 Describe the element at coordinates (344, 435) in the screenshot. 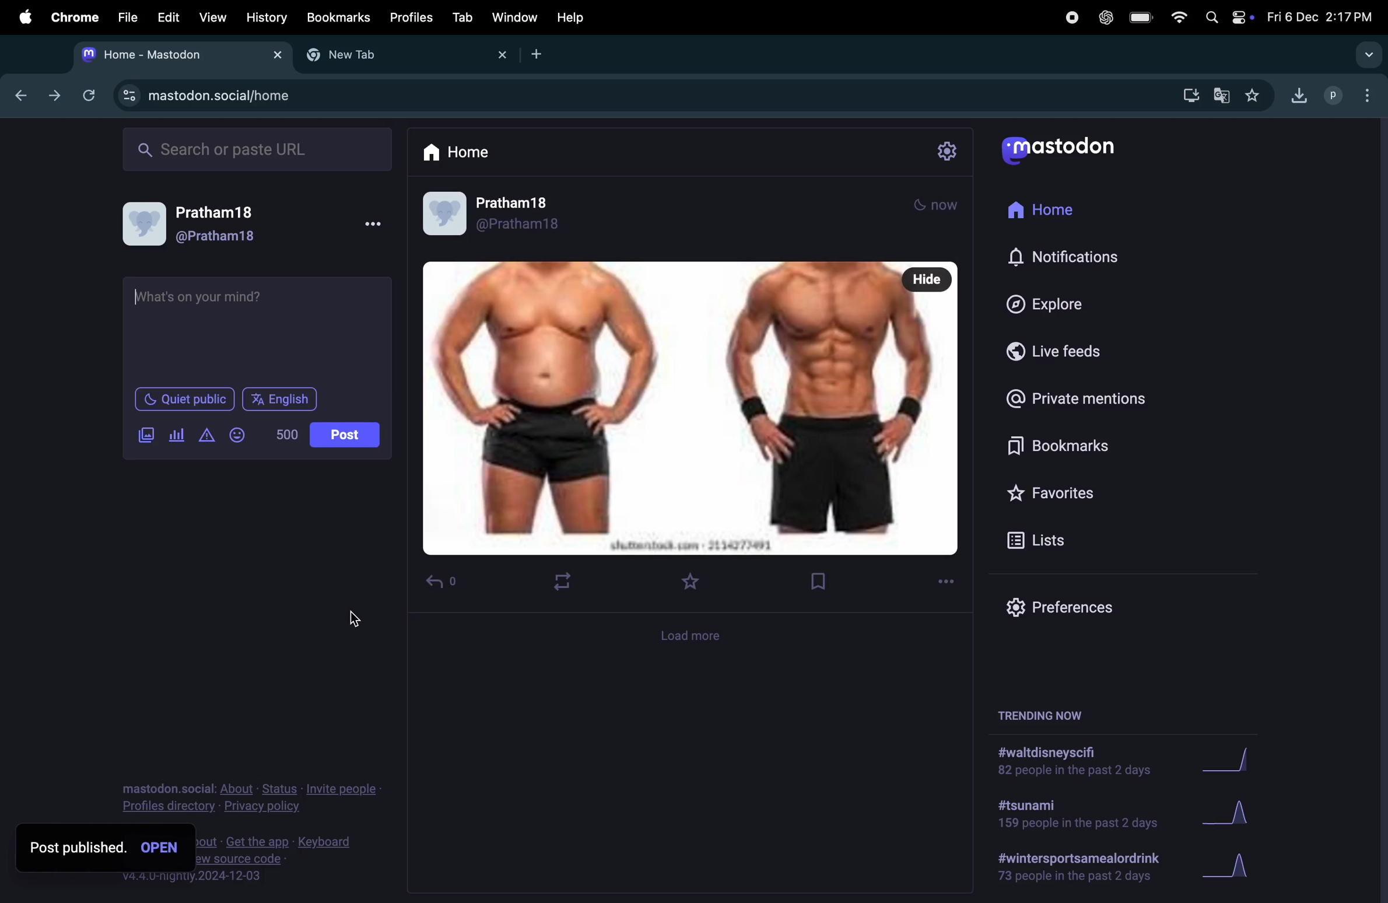

I see `post` at that location.